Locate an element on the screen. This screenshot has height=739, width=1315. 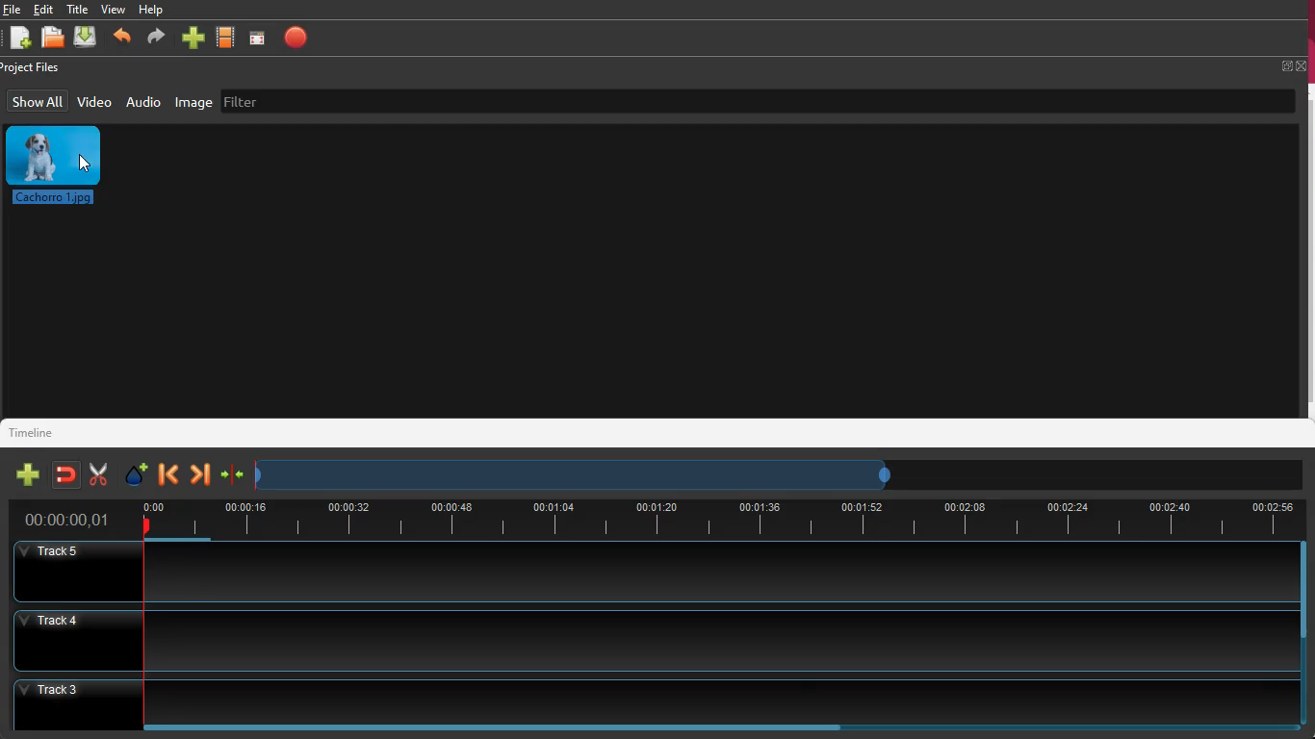
movie is located at coordinates (226, 37).